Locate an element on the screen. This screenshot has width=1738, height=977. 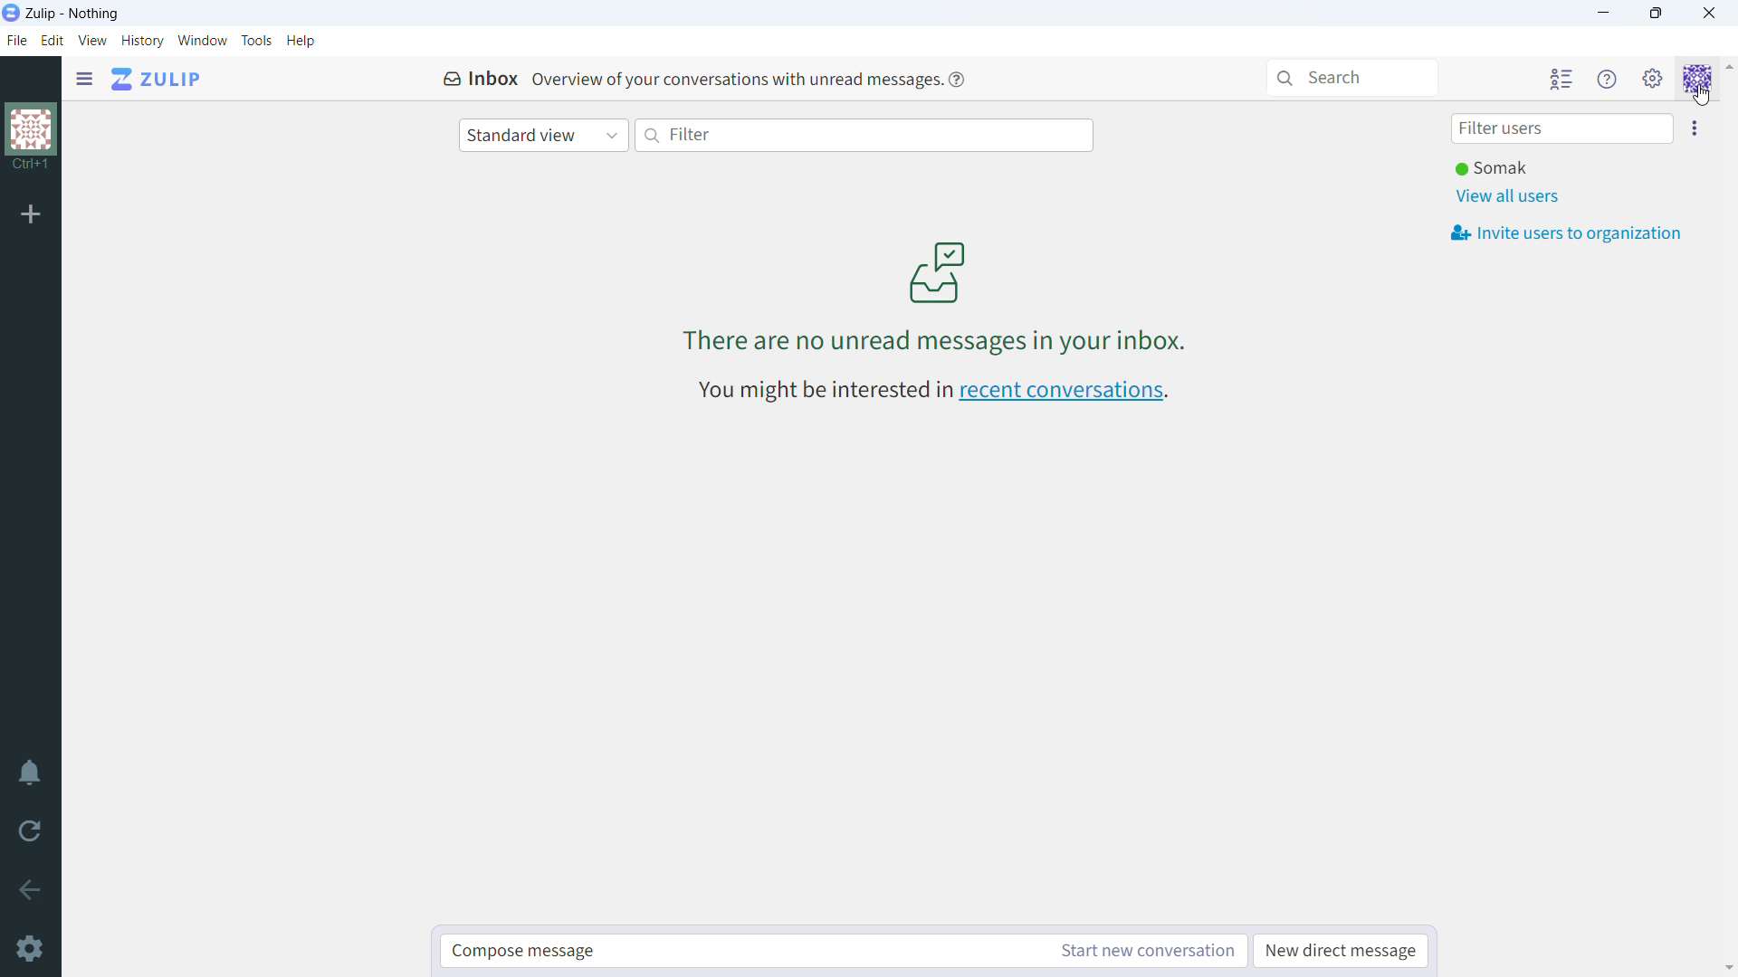
view is located at coordinates (94, 40).